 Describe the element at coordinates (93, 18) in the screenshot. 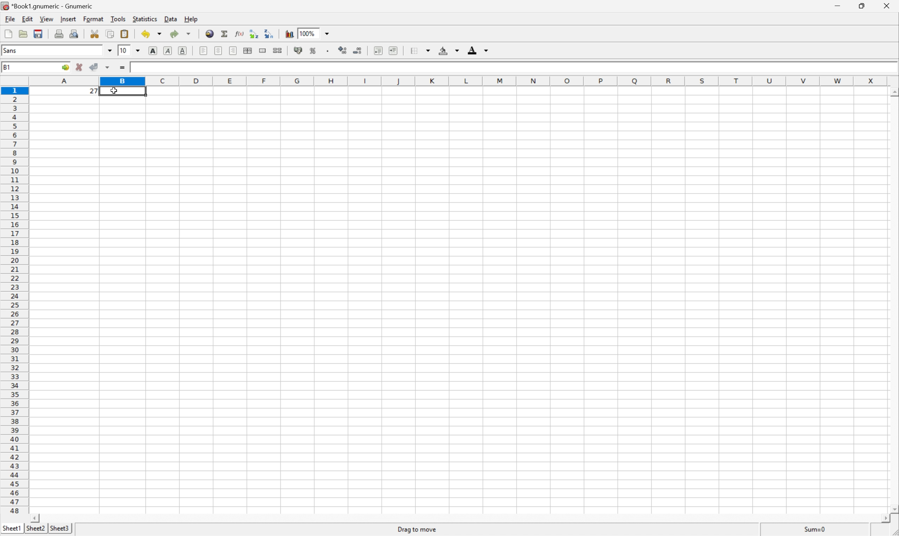

I see `Format` at that location.